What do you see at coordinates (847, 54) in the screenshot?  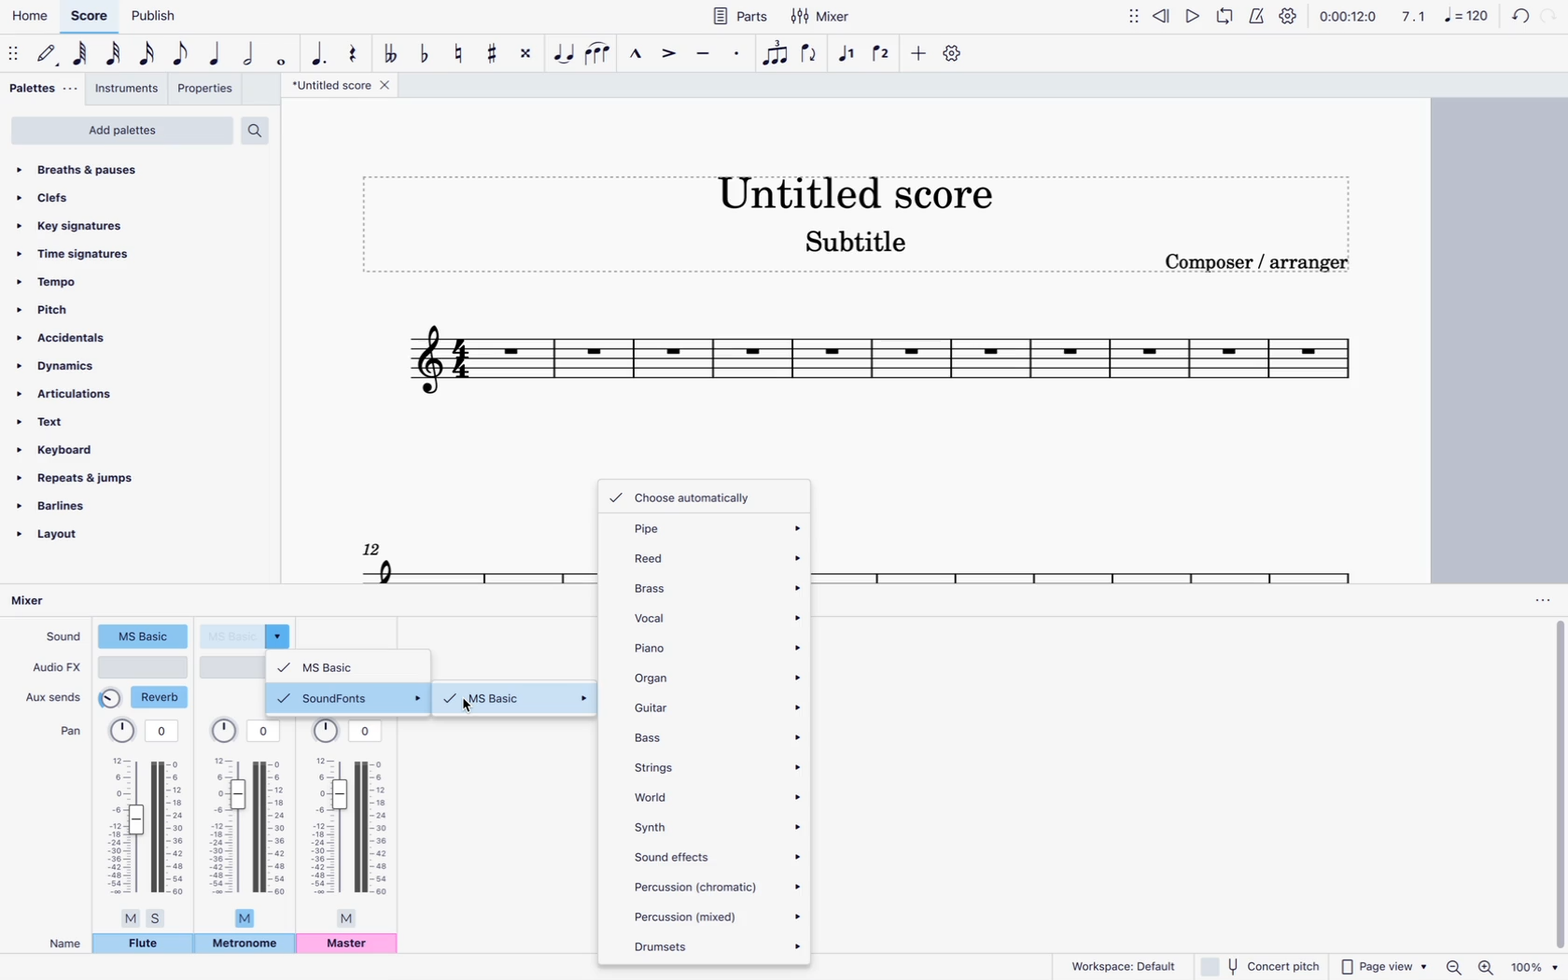 I see `voice 1` at bounding box center [847, 54].